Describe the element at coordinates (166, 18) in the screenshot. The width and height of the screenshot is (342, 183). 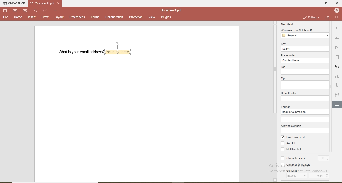
I see `plugins` at that location.